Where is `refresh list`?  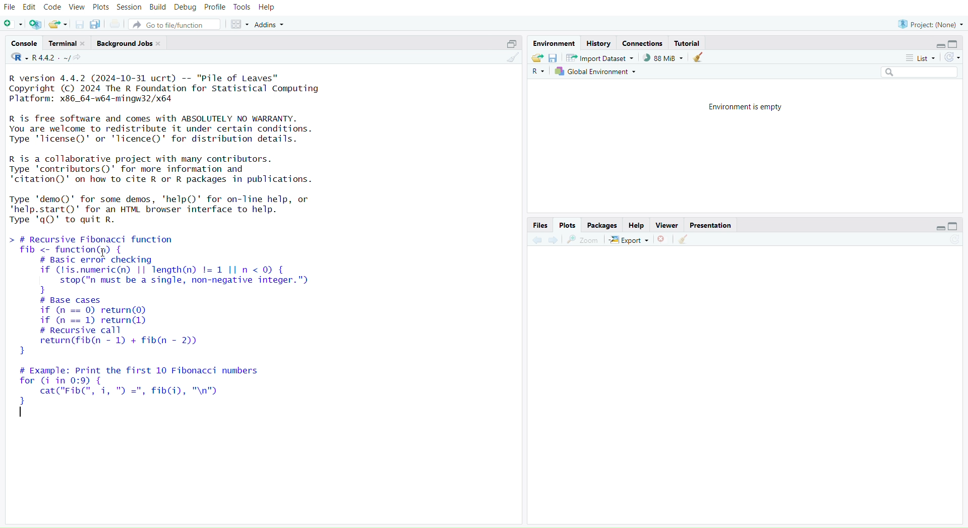 refresh list is located at coordinates (950, 58).